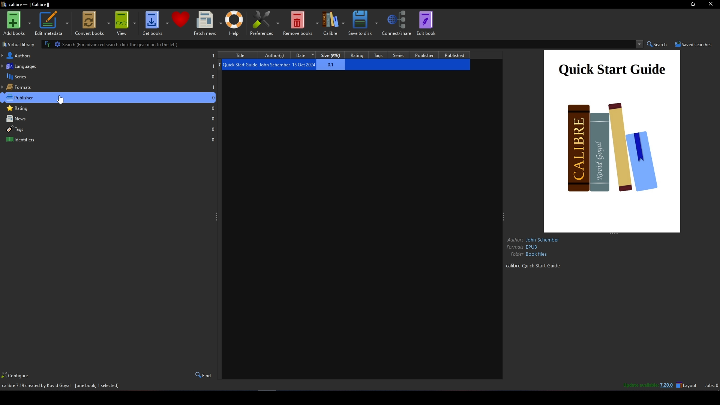 The width and height of the screenshot is (720, 405). What do you see at coordinates (109, 108) in the screenshot?
I see `Rating` at bounding box center [109, 108].